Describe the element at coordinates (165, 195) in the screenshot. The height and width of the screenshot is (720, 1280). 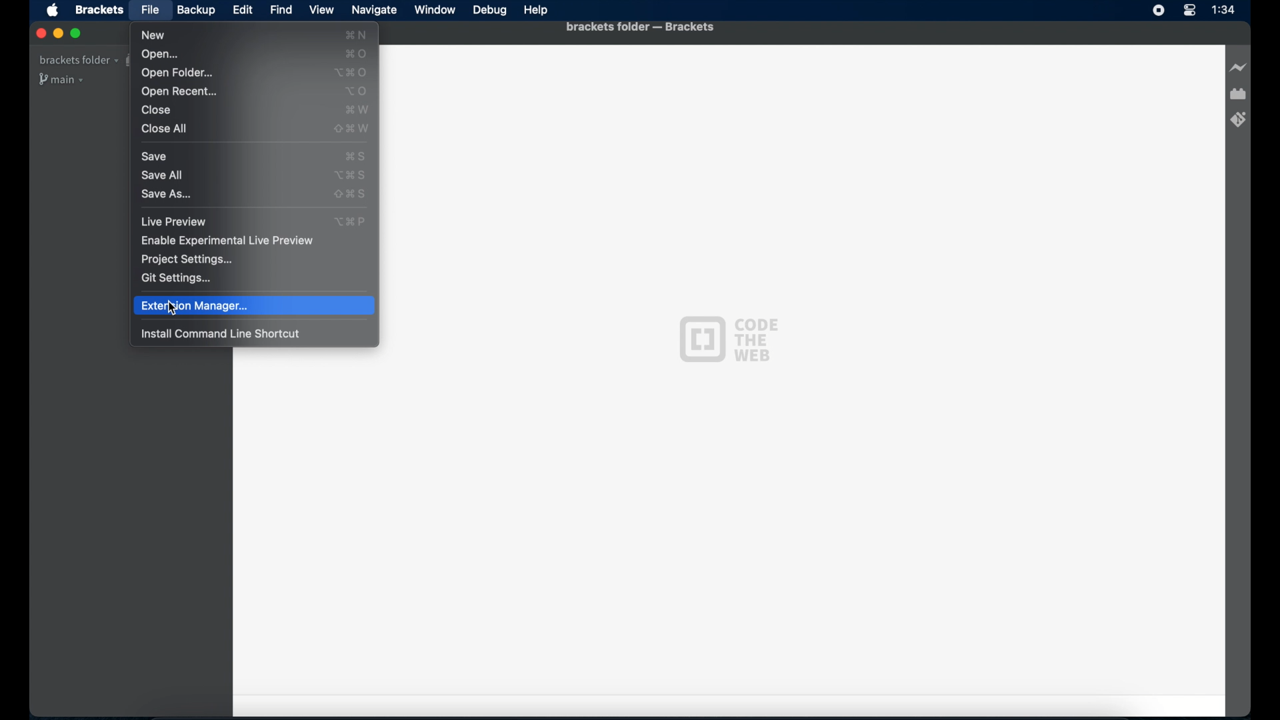
I see `save as` at that location.